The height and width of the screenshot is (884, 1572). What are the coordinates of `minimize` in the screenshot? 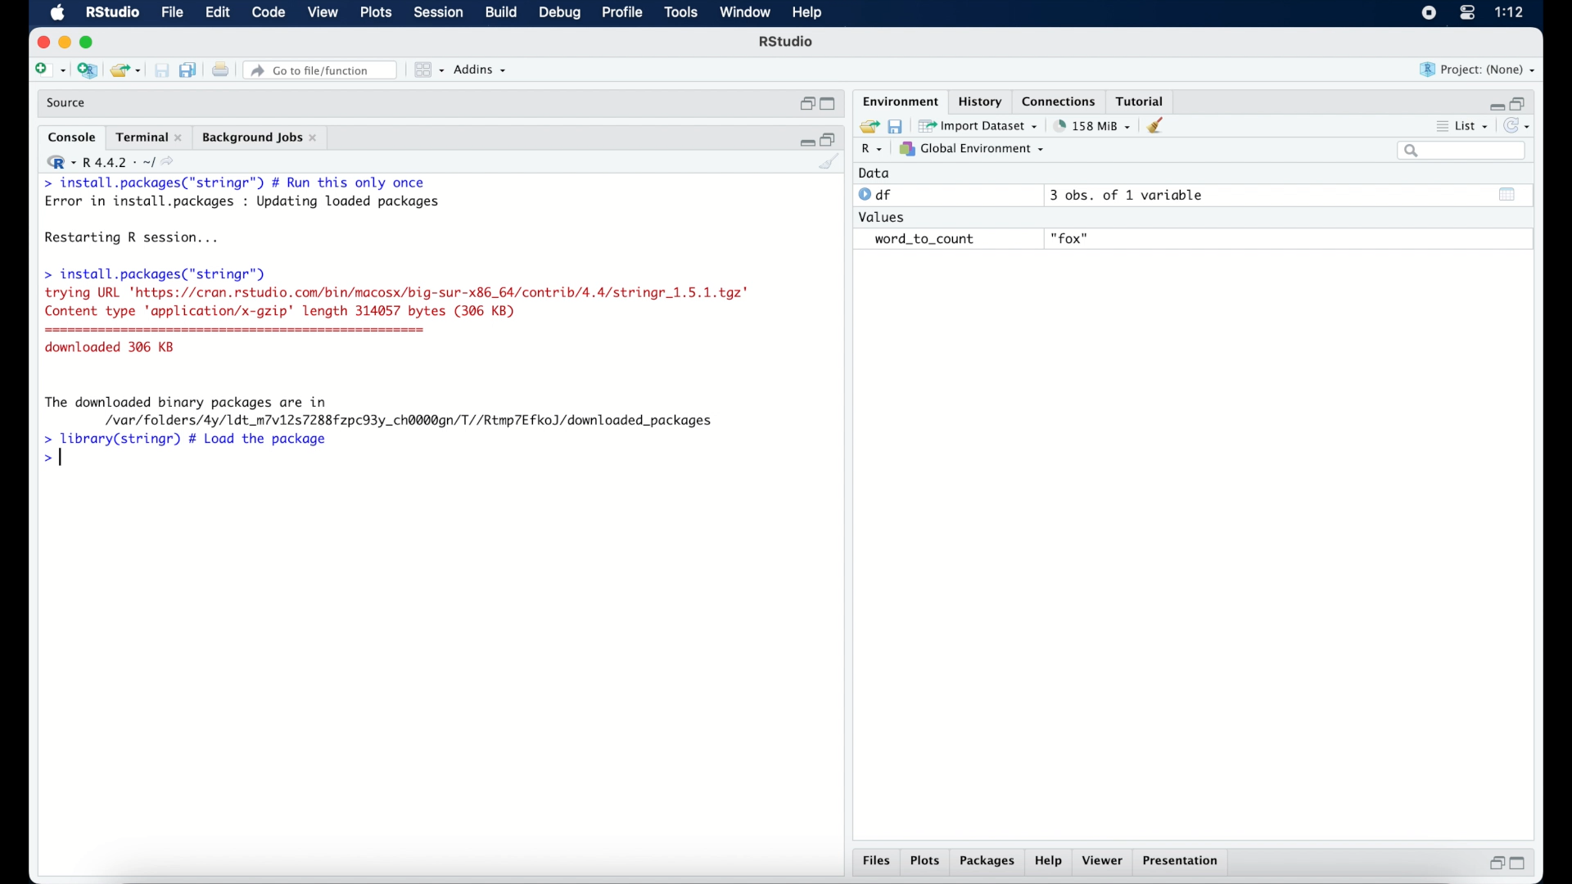 It's located at (805, 140).